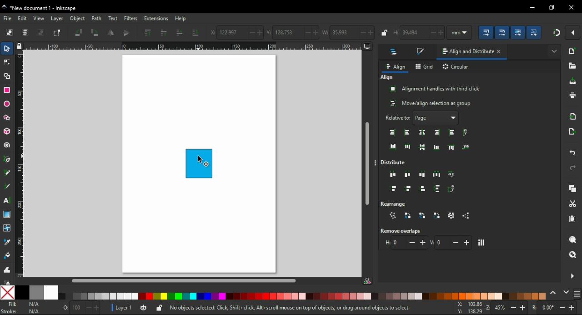  What do you see at coordinates (57, 33) in the screenshot?
I see `toggle selection box to select all touched objects` at bounding box center [57, 33].